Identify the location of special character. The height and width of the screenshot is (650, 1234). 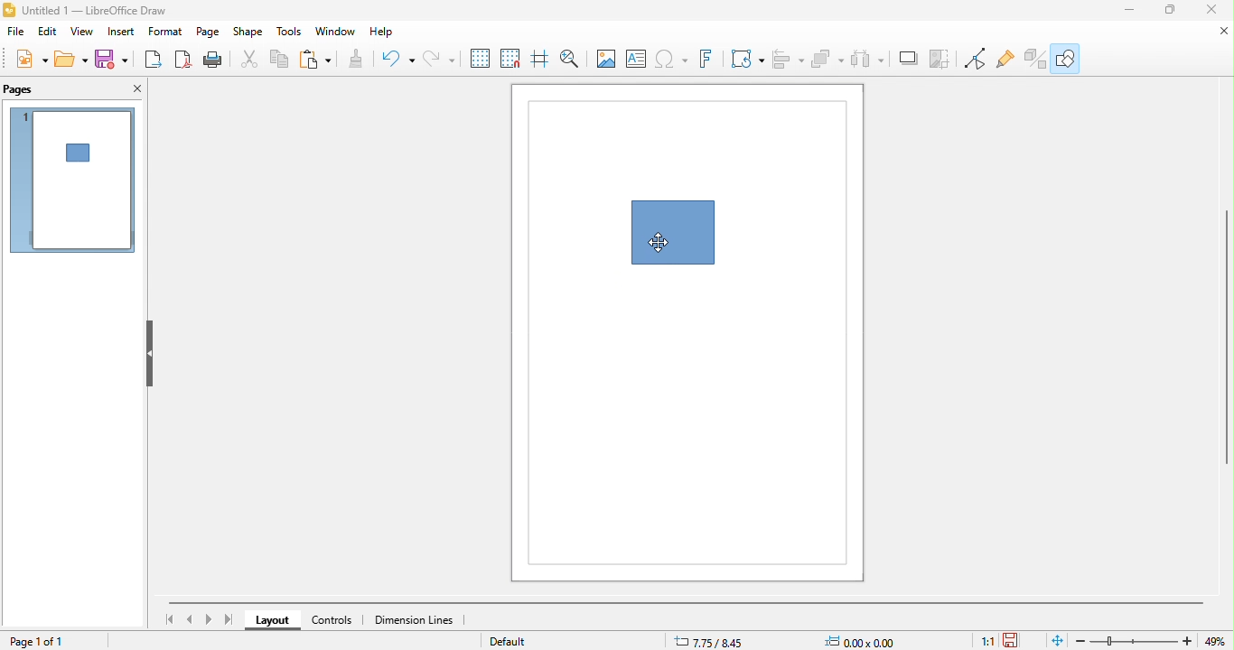
(673, 60).